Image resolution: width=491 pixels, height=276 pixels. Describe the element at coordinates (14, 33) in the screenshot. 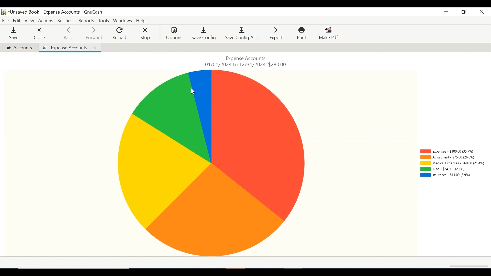

I see `Save` at that location.